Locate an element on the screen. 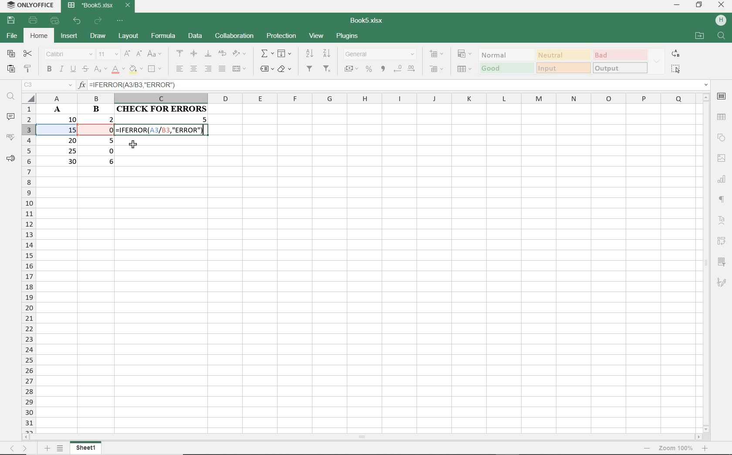  COLLABORATION is located at coordinates (234, 37).